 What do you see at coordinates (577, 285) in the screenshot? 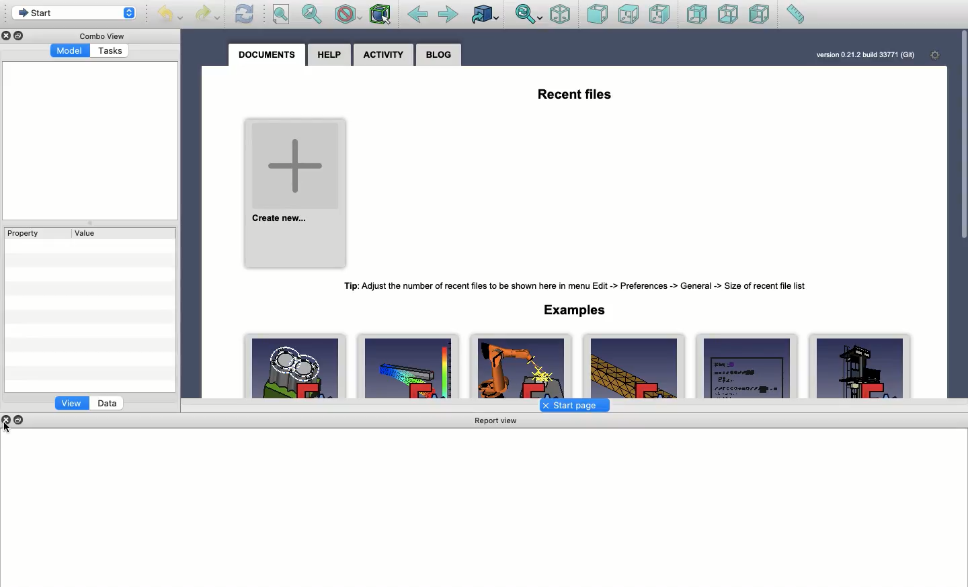
I see `Tip: Adjust the number of recent files to be shown here in menu Edit -> Preferences -> General -> Size of recent file list` at bounding box center [577, 285].